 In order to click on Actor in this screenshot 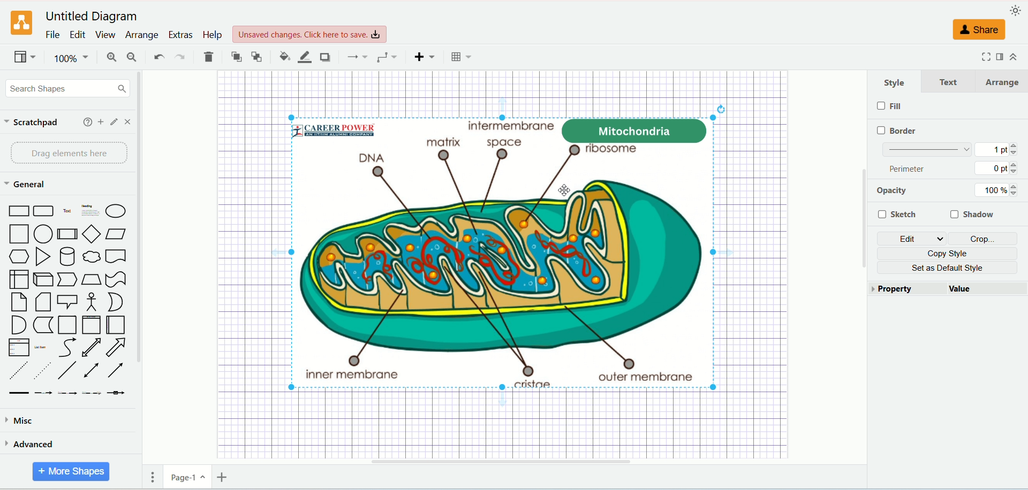, I will do `click(90, 302)`.